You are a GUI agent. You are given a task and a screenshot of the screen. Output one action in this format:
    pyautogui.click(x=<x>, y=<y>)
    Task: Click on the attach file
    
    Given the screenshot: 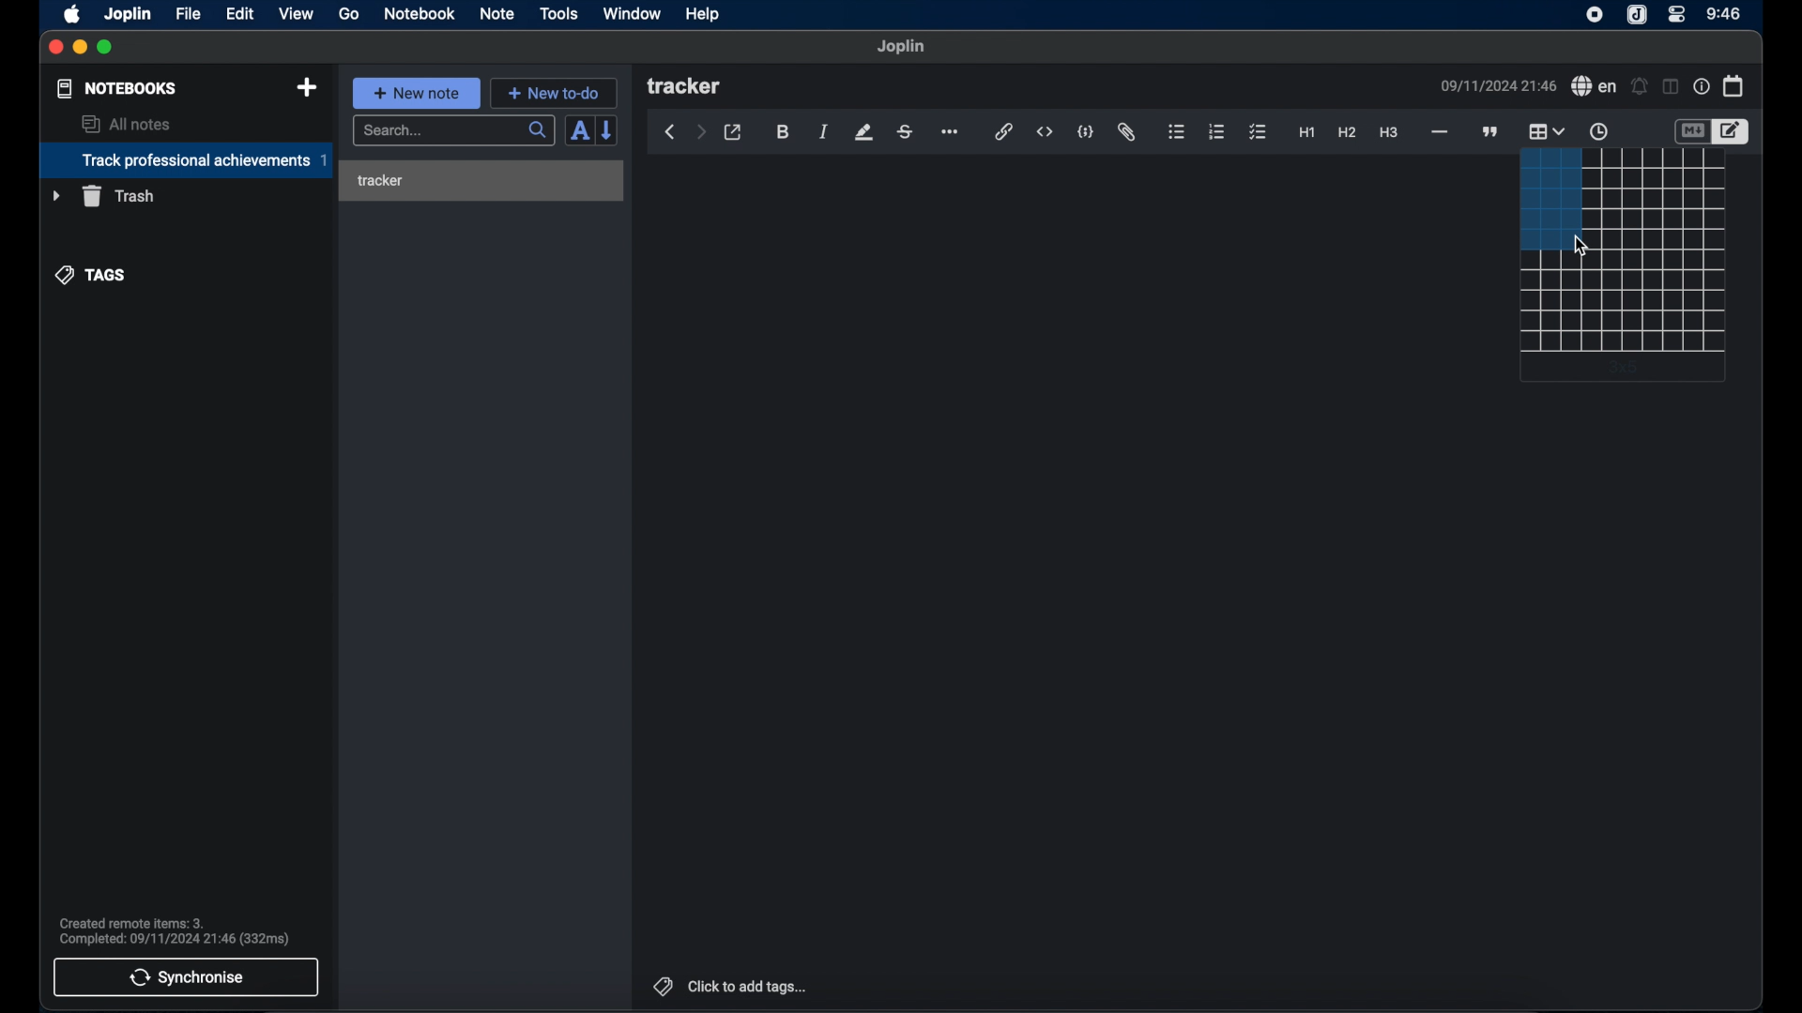 What is the action you would take?
    pyautogui.click(x=1128, y=133)
    